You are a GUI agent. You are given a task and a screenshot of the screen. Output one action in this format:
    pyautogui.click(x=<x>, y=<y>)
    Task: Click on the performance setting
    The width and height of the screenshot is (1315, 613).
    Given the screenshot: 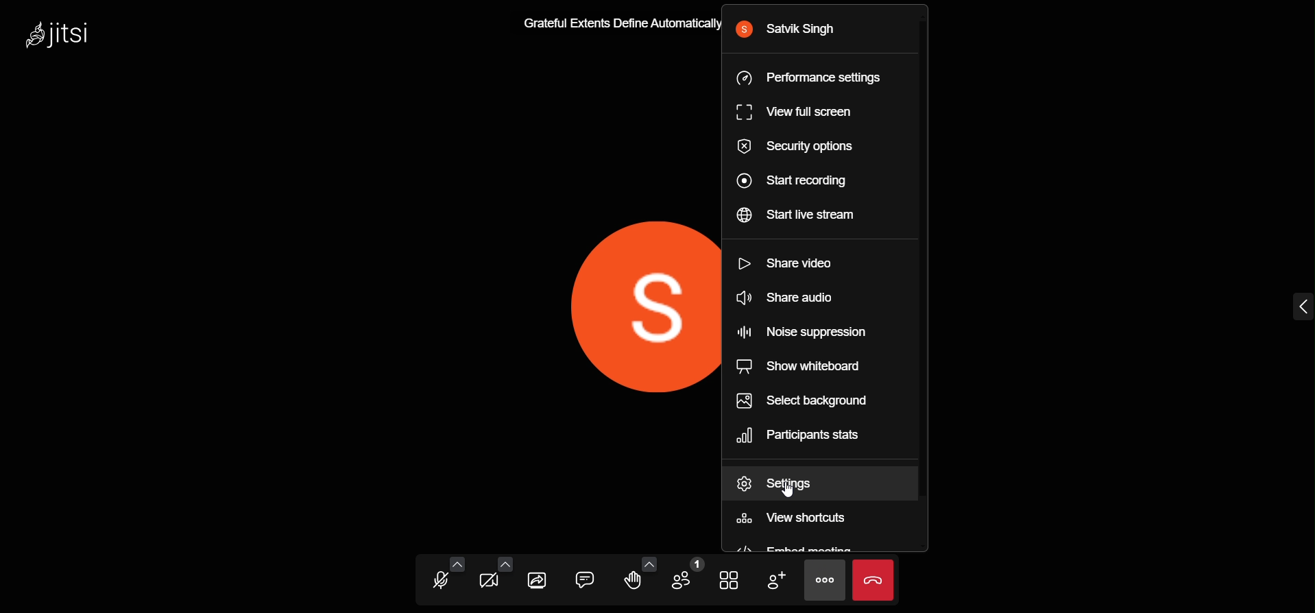 What is the action you would take?
    pyautogui.click(x=818, y=80)
    